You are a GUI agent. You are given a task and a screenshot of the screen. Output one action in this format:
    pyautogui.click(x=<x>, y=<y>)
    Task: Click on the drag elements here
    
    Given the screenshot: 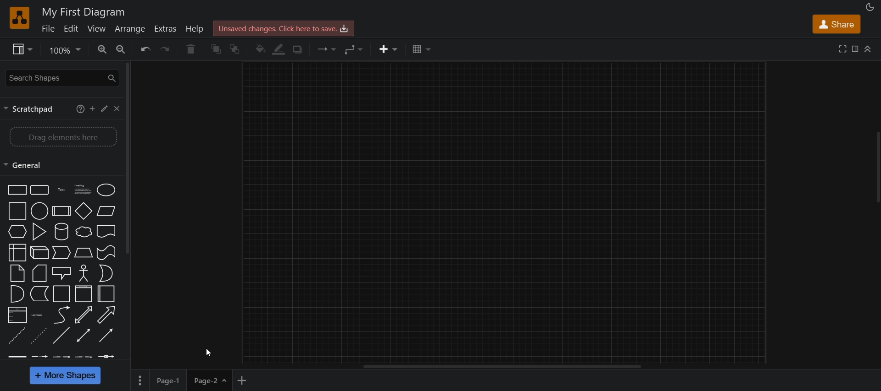 What is the action you would take?
    pyautogui.click(x=60, y=136)
    